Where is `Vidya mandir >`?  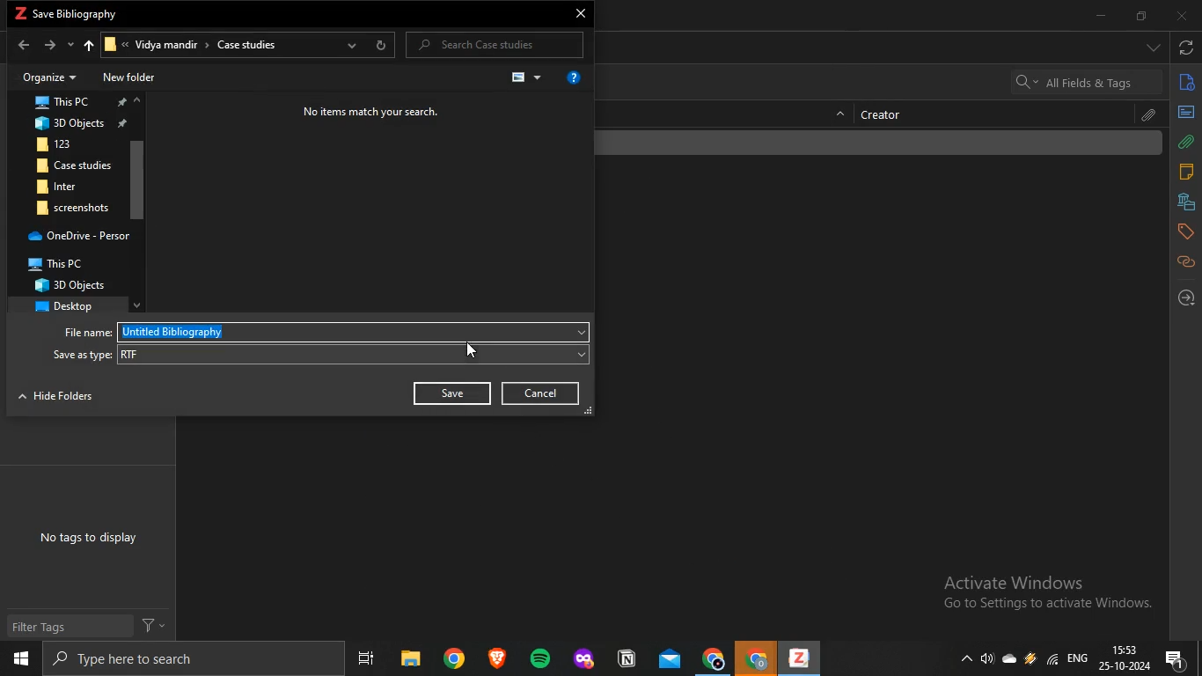 Vidya mandir > is located at coordinates (156, 44).